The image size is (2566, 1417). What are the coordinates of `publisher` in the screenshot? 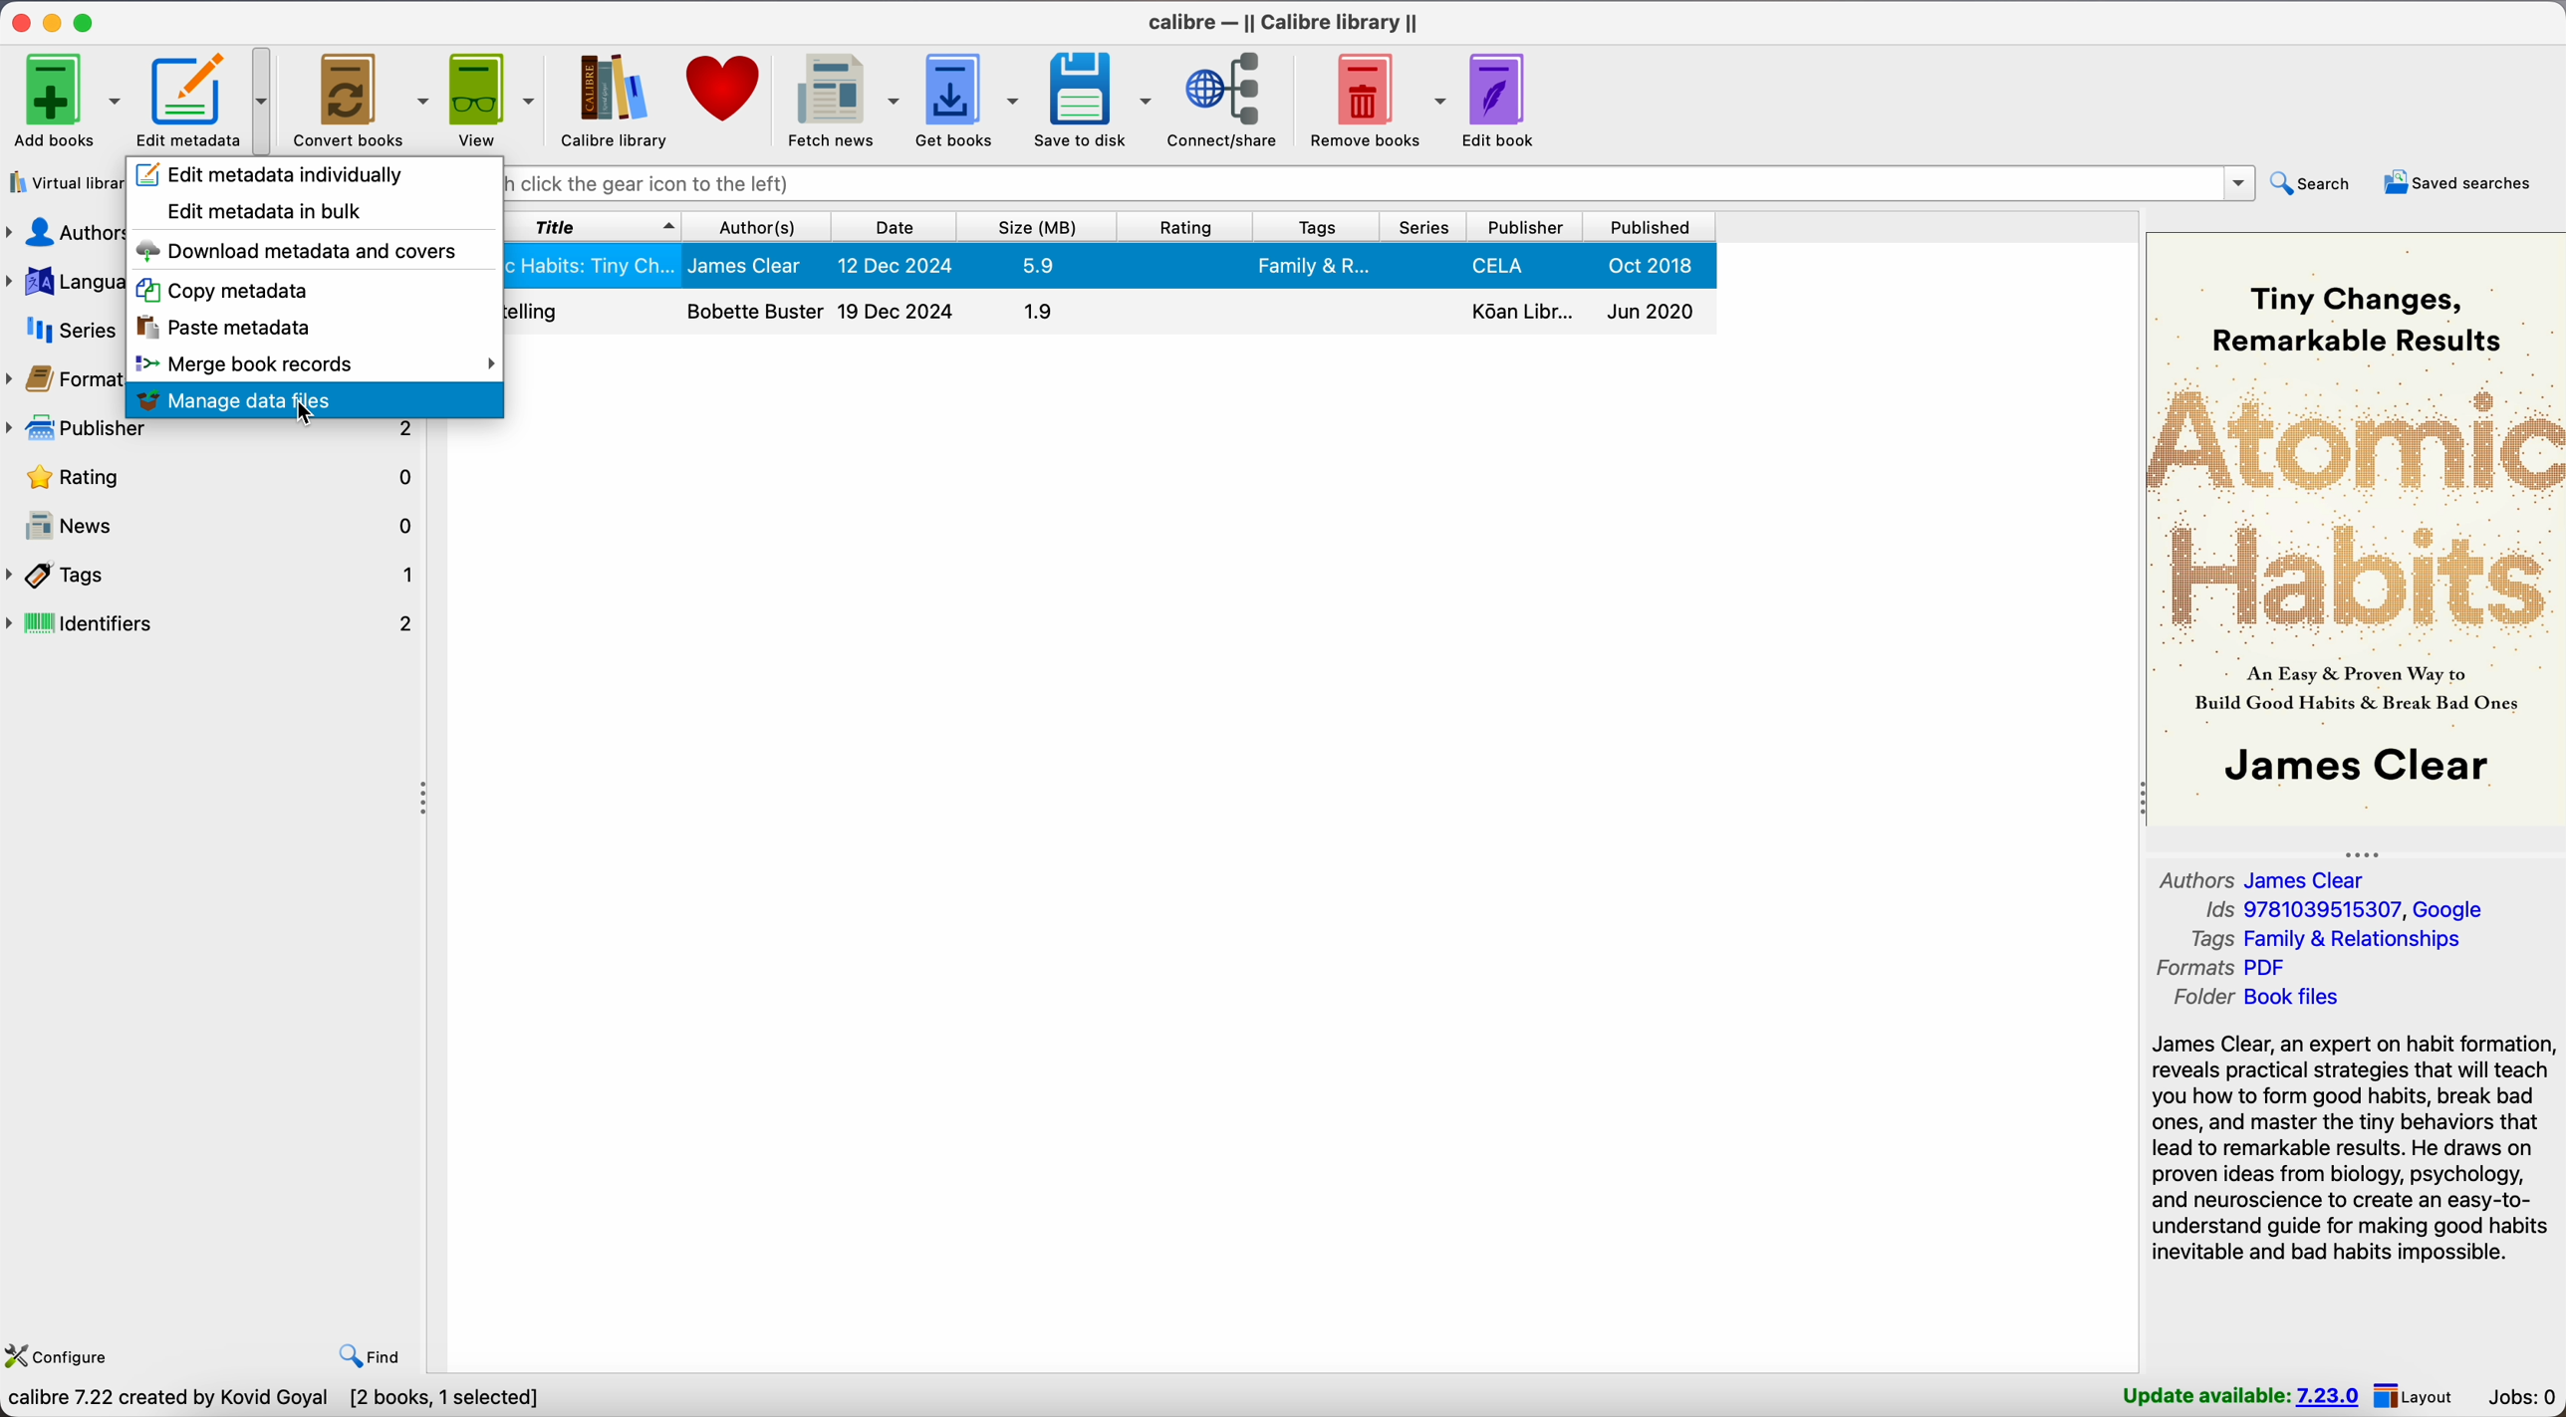 It's located at (213, 435).